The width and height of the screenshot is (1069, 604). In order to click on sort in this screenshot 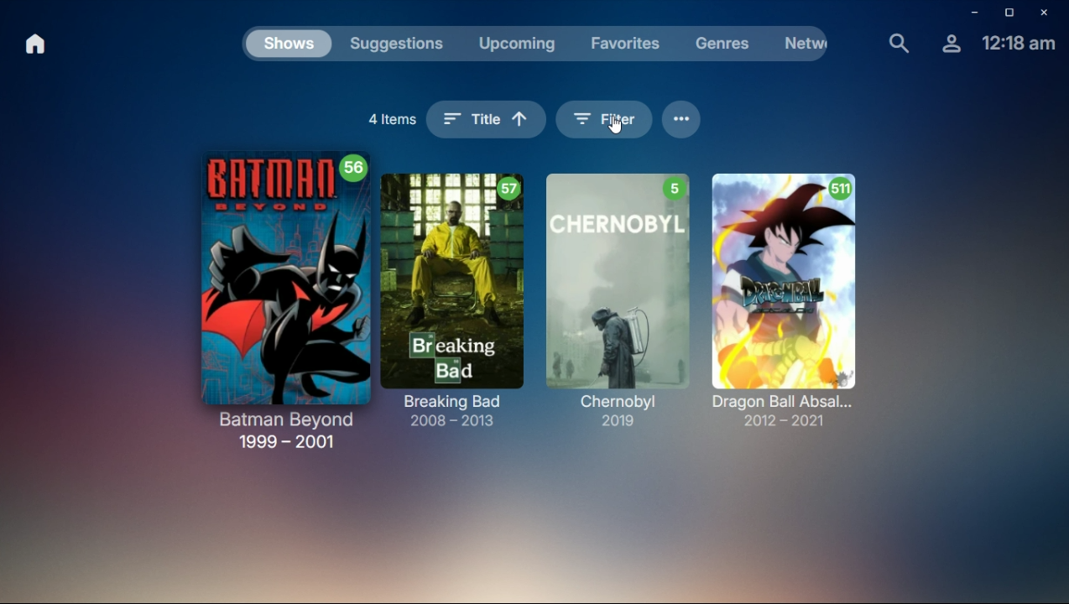, I will do `click(484, 120)`.